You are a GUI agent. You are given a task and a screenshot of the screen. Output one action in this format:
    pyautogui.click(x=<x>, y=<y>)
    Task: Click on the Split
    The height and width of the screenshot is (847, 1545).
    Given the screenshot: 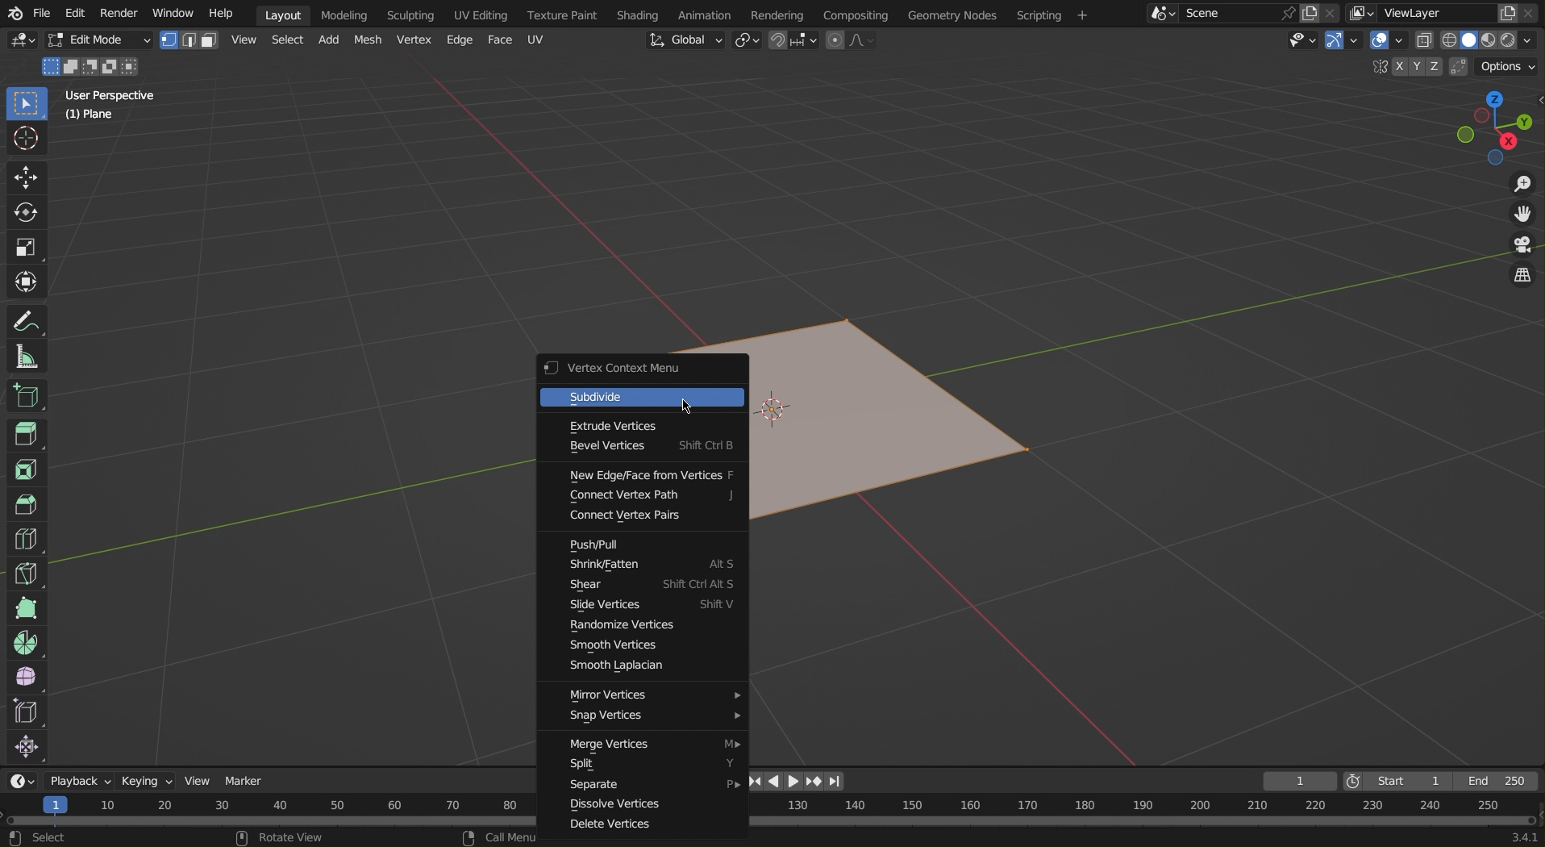 What is the action you would take?
    pyautogui.click(x=651, y=766)
    